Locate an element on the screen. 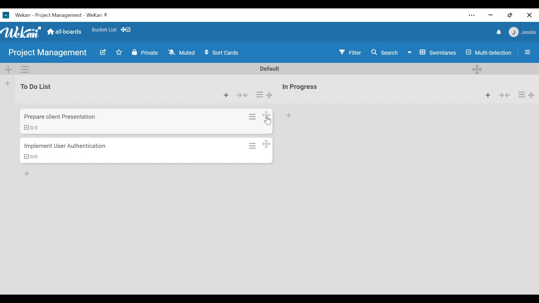 This screenshot has height=303, width=539. Open/Close Sidebar is located at coordinates (527, 52).